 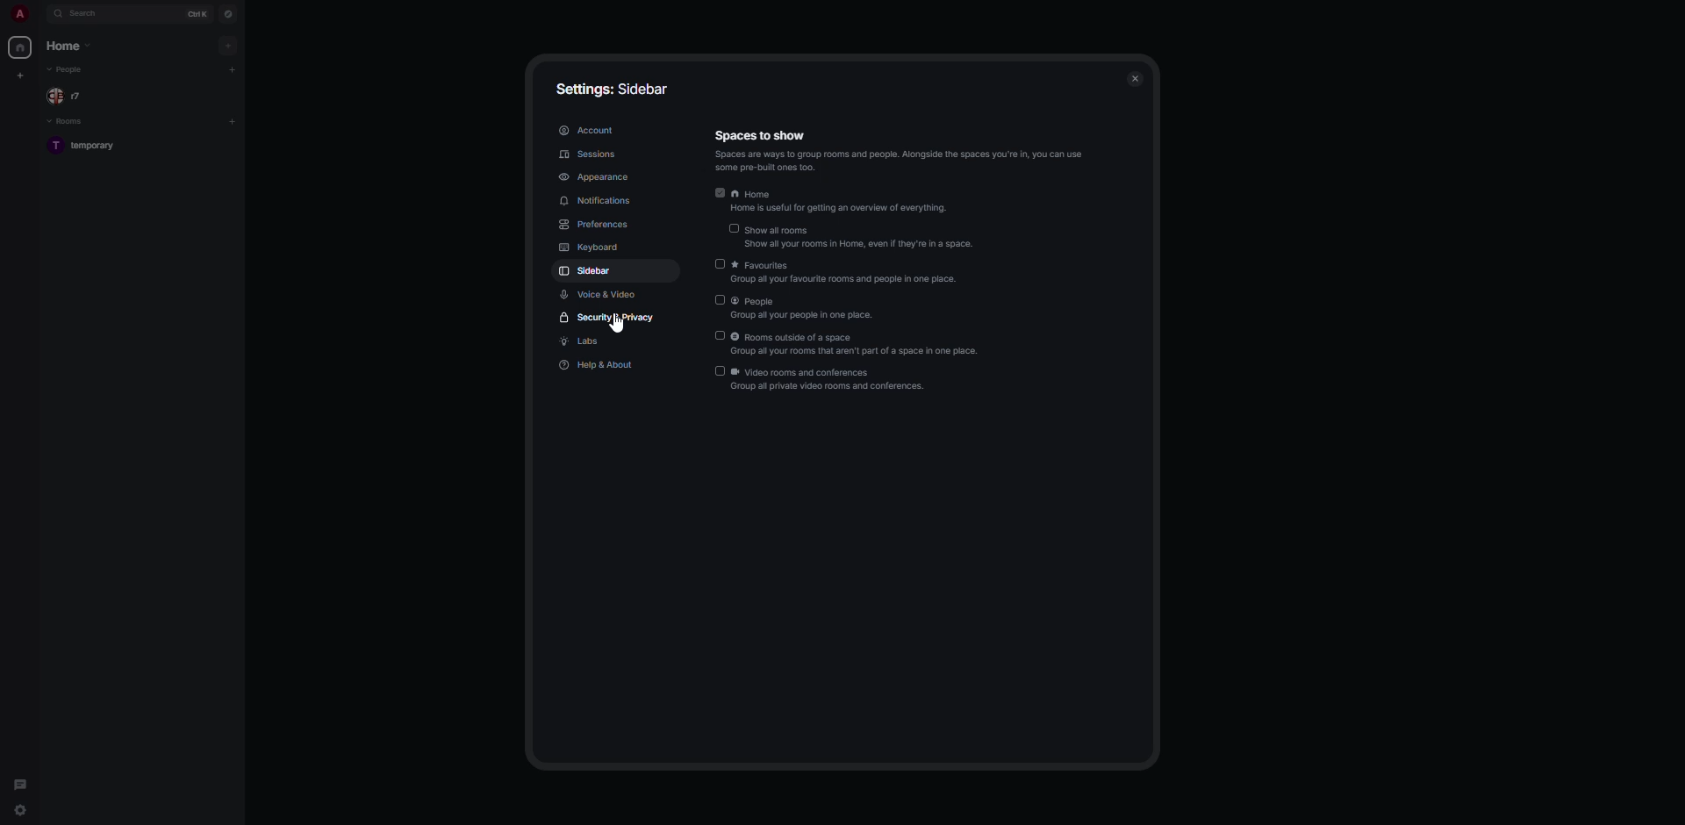 I want to click on people, so click(x=68, y=69).